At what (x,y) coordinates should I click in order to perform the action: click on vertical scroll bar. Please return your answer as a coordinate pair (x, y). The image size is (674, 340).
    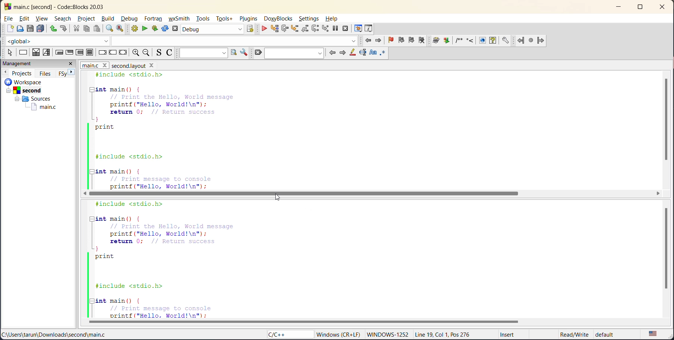
    Looking at the image, I should click on (667, 248).